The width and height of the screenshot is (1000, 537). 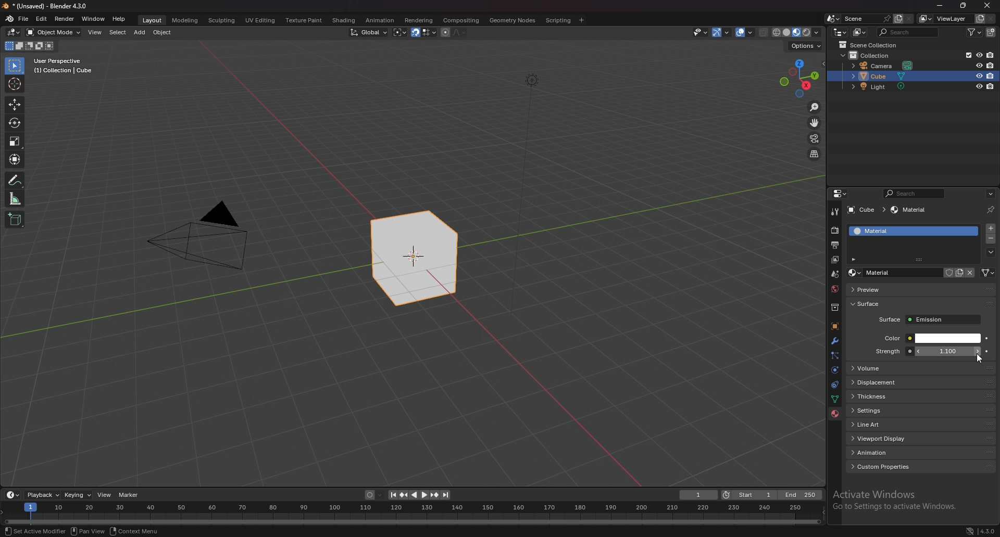 What do you see at coordinates (343, 20) in the screenshot?
I see `shading` at bounding box center [343, 20].